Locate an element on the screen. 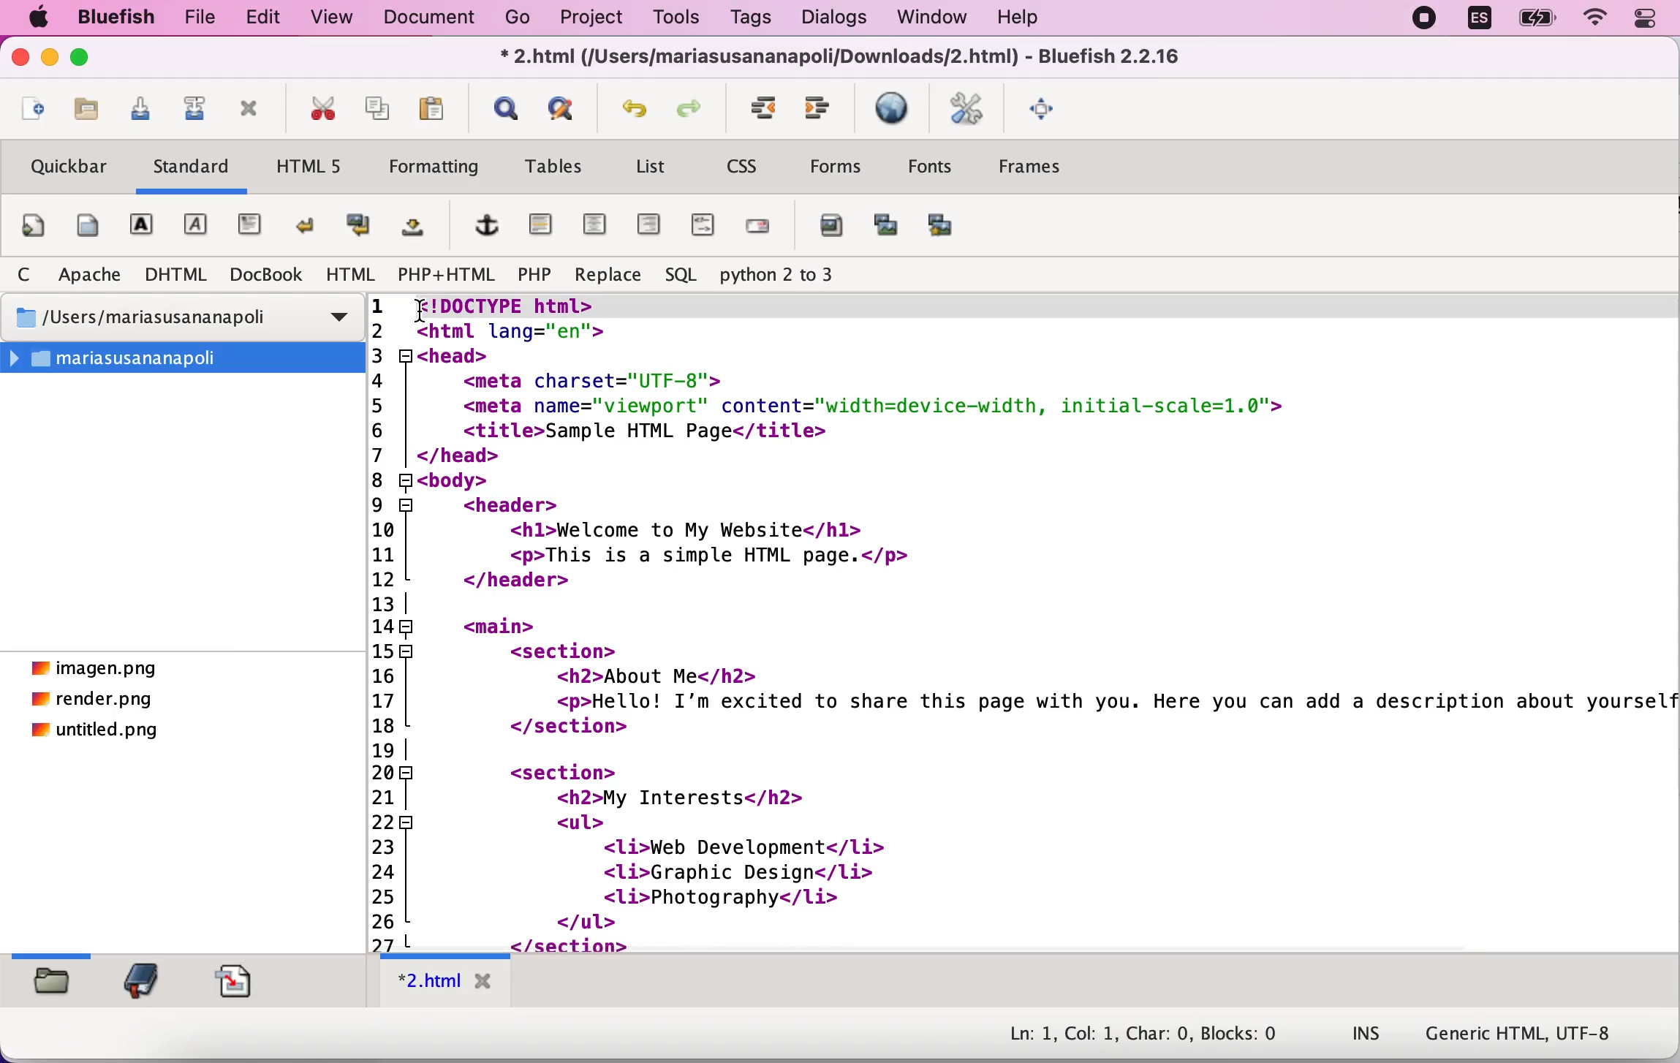 This screenshot has width=1680, height=1063. new file is located at coordinates (34, 109).